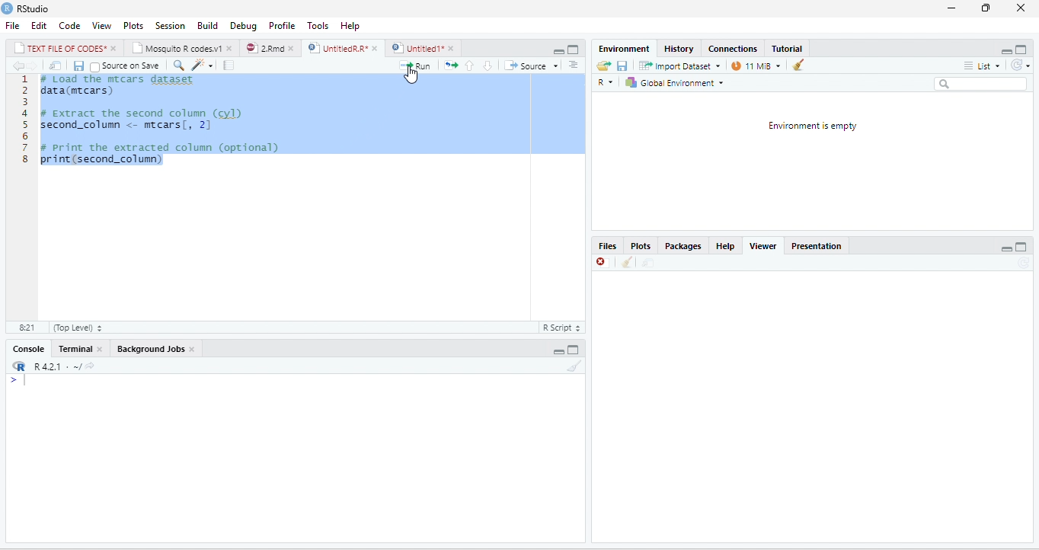 This screenshot has width=1039, height=550. I want to click on 5, so click(24, 124).